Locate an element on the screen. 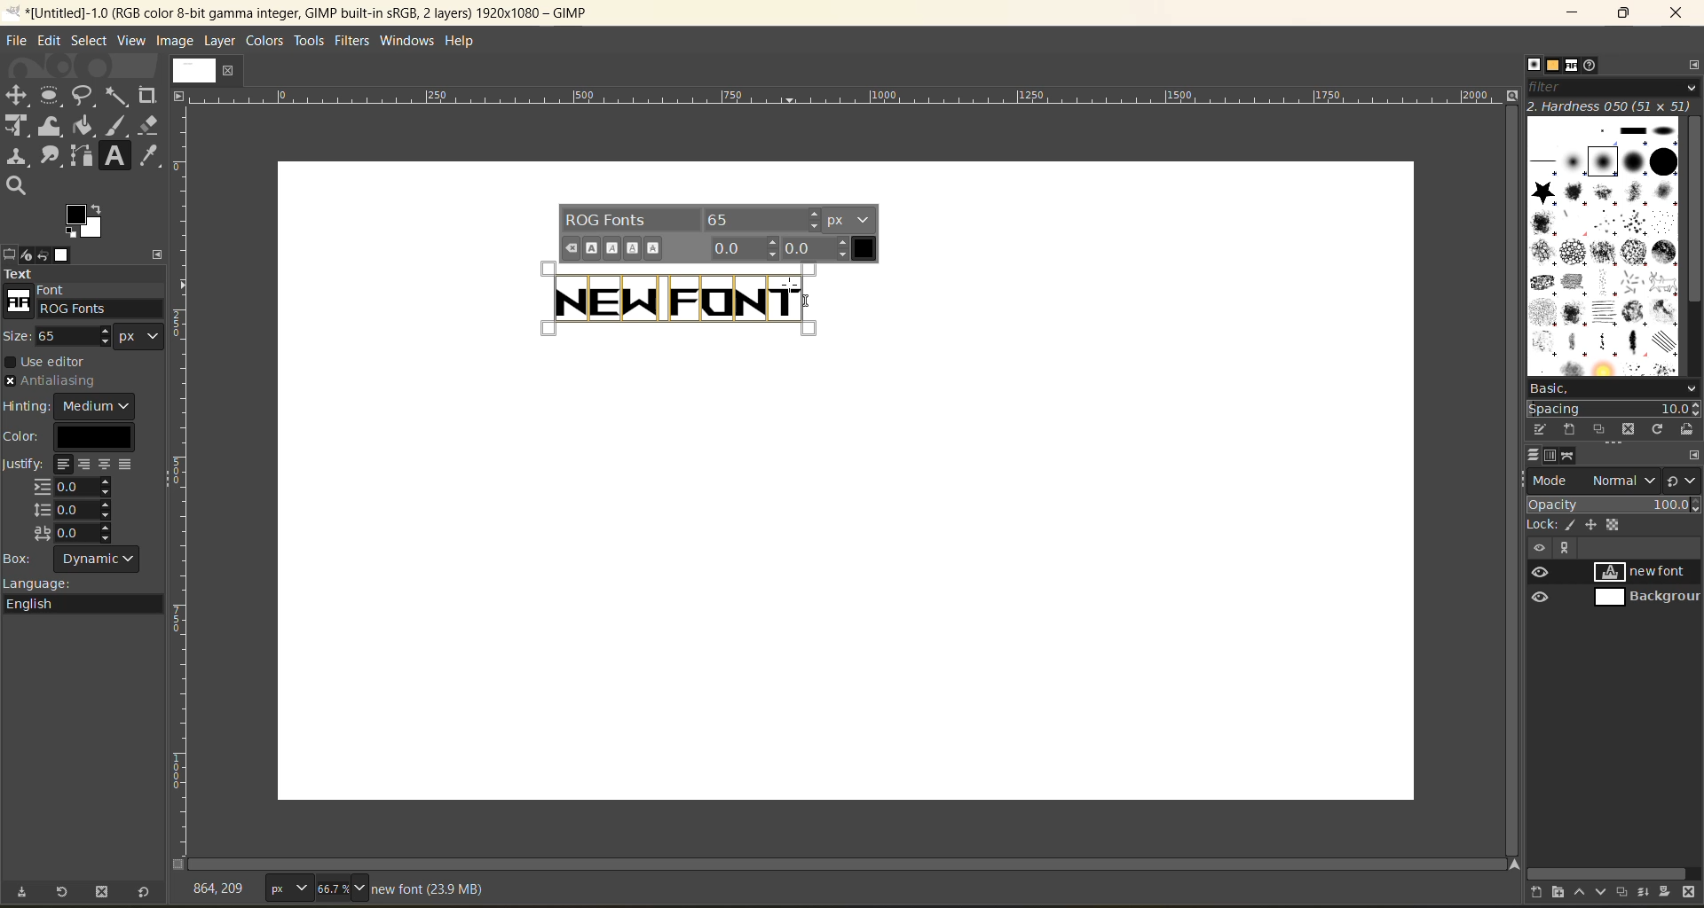 The image size is (1704, 908). coordinates is located at coordinates (223, 886).